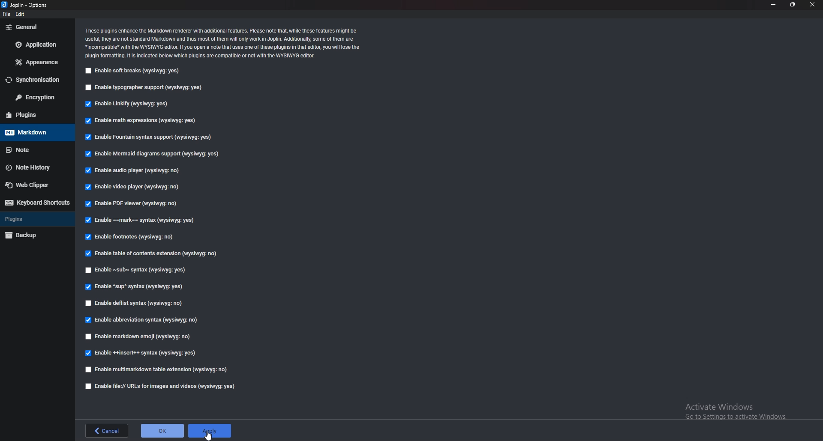 This screenshot has height=441, width=823. I want to click on Enable math expressions, so click(140, 119).